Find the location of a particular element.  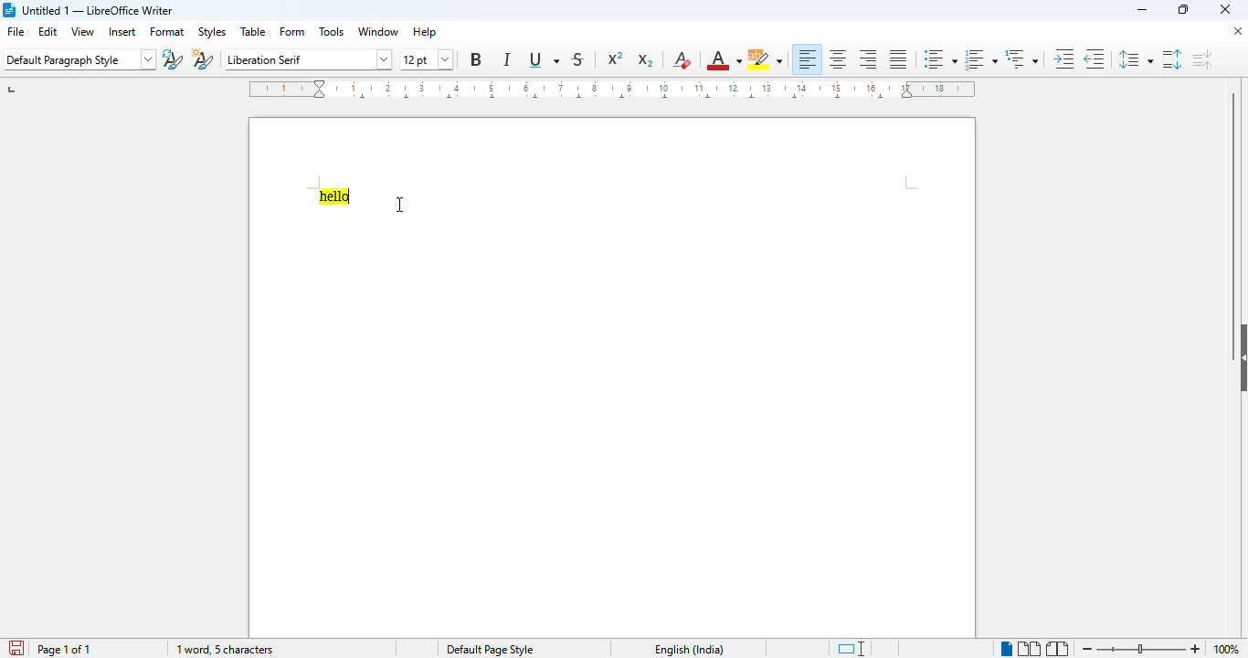

clear direct formatting is located at coordinates (682, 59).